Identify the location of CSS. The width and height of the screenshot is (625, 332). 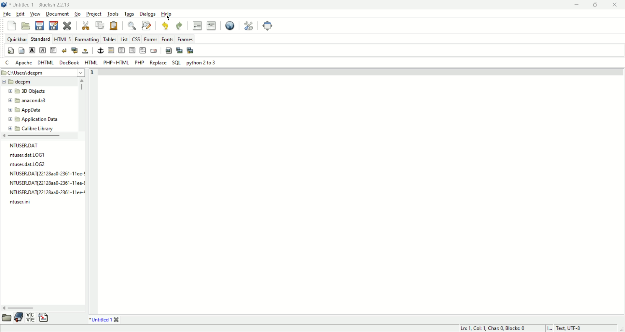
(136, 39).